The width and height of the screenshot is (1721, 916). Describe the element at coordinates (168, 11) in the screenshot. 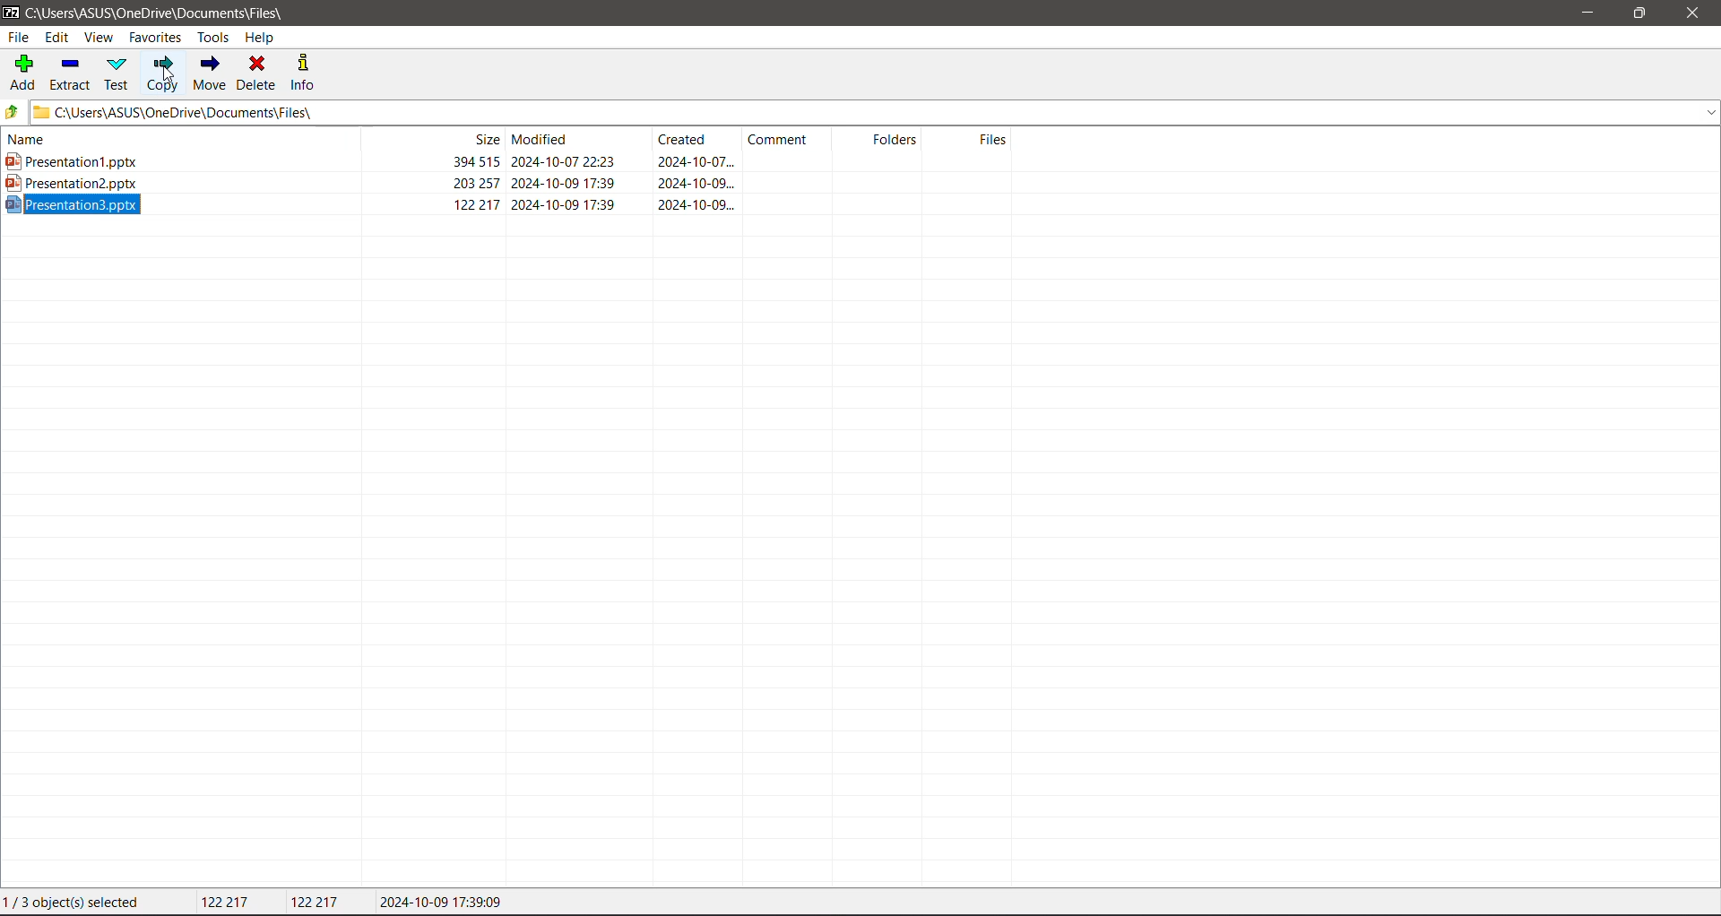

I see `Current Folder Path` at that location.